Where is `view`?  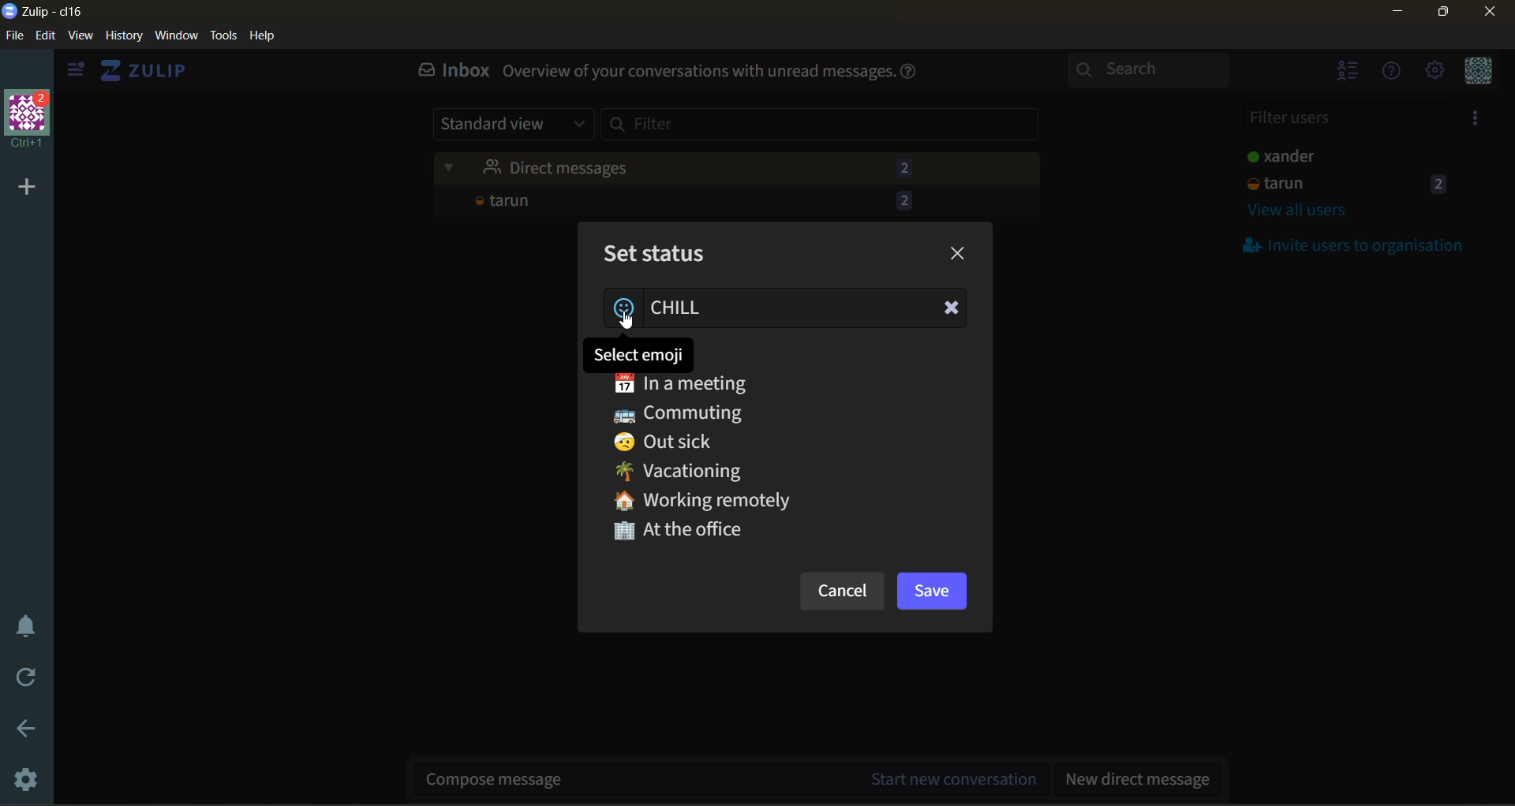 view is located at coordinates (85, 36).